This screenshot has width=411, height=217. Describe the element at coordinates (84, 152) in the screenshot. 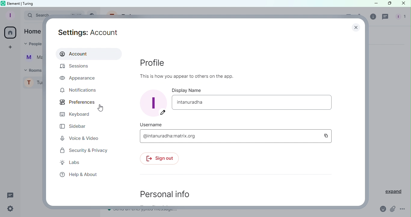

I see `Security and privacy` at that location.